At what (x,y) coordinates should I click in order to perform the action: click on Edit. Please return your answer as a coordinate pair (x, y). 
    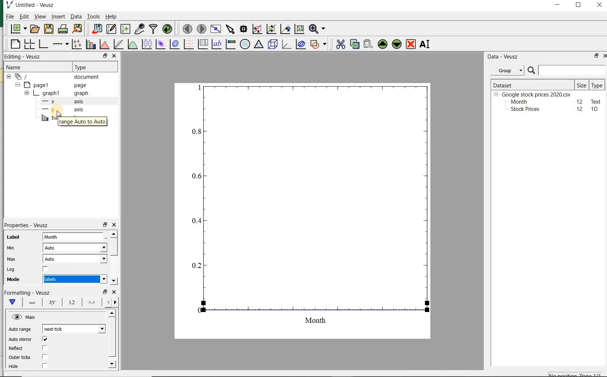
    Looking at the image, I should click on (23, 16).